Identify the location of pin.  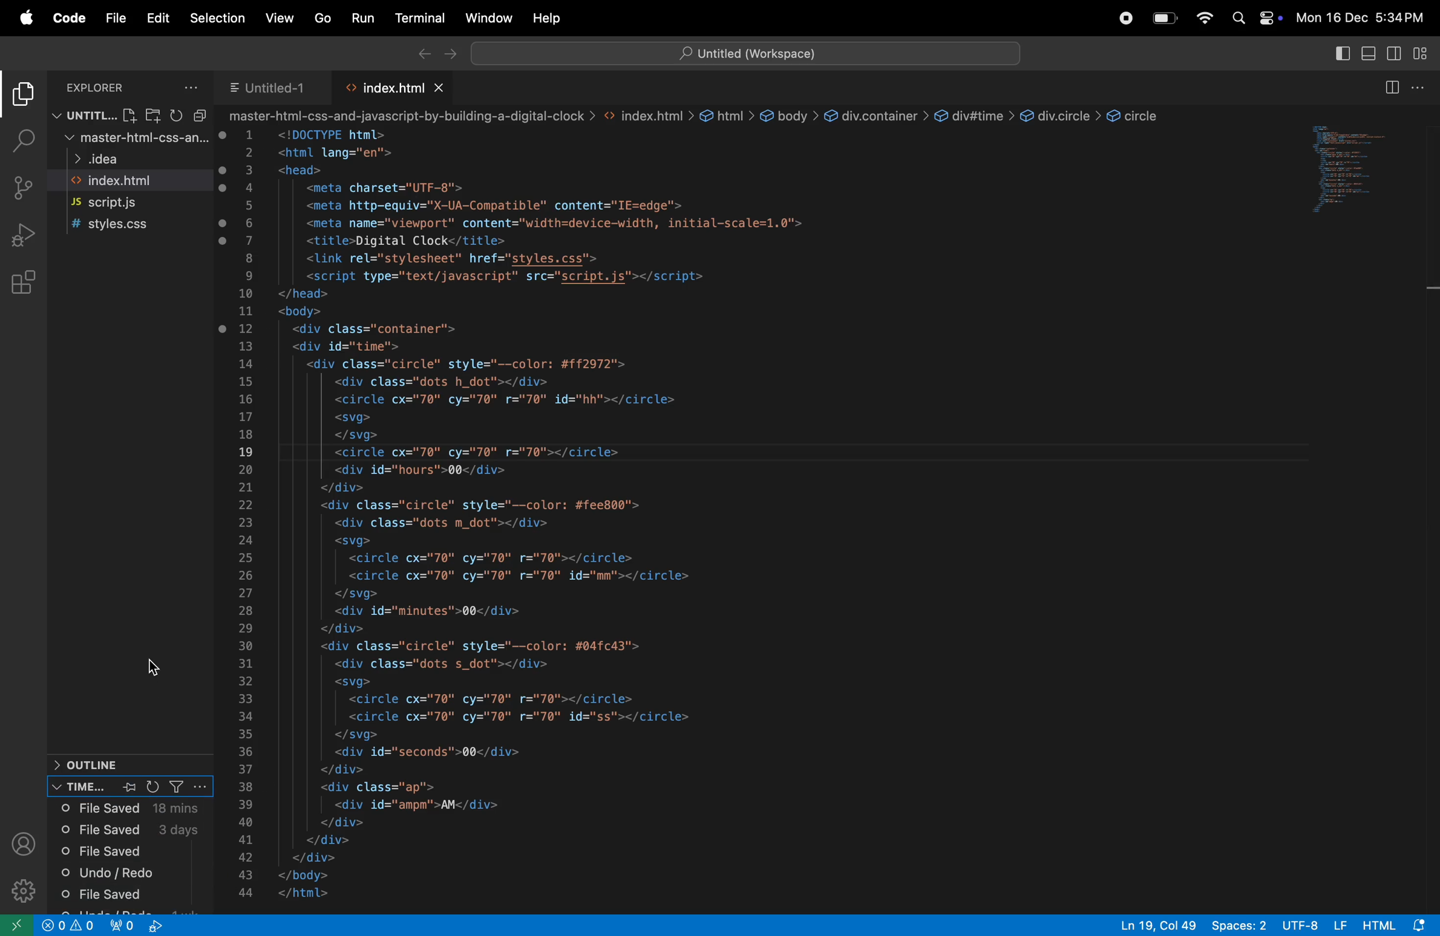
(126, 788).